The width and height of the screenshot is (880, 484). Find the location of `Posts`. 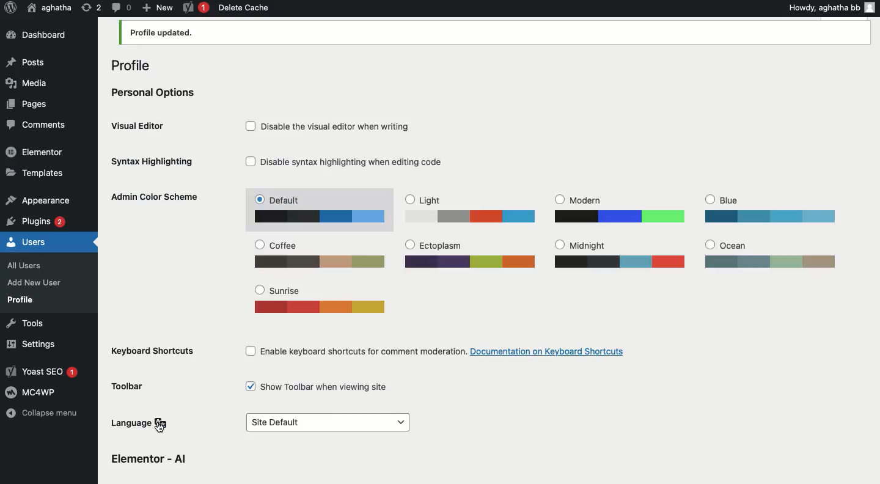

Posts is located at coordinates (26, 64).